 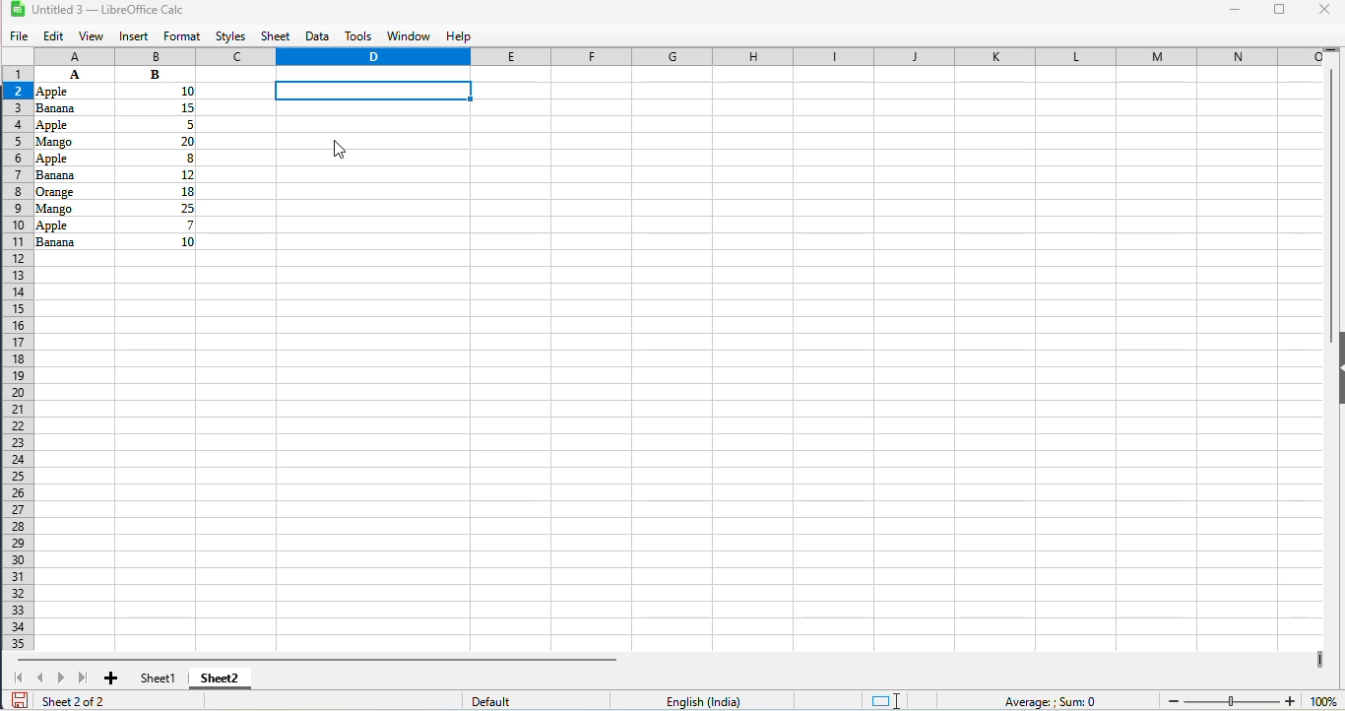 I want to click on close, so click(x=1324, y=8).